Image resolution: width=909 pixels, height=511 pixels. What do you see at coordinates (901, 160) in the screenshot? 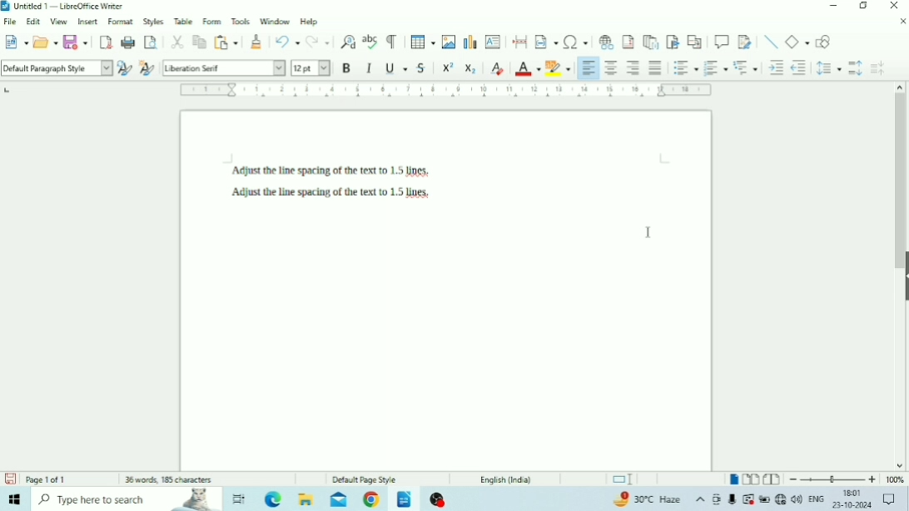
I see `Vertical scrollbar` at bounding box center [901, 160].